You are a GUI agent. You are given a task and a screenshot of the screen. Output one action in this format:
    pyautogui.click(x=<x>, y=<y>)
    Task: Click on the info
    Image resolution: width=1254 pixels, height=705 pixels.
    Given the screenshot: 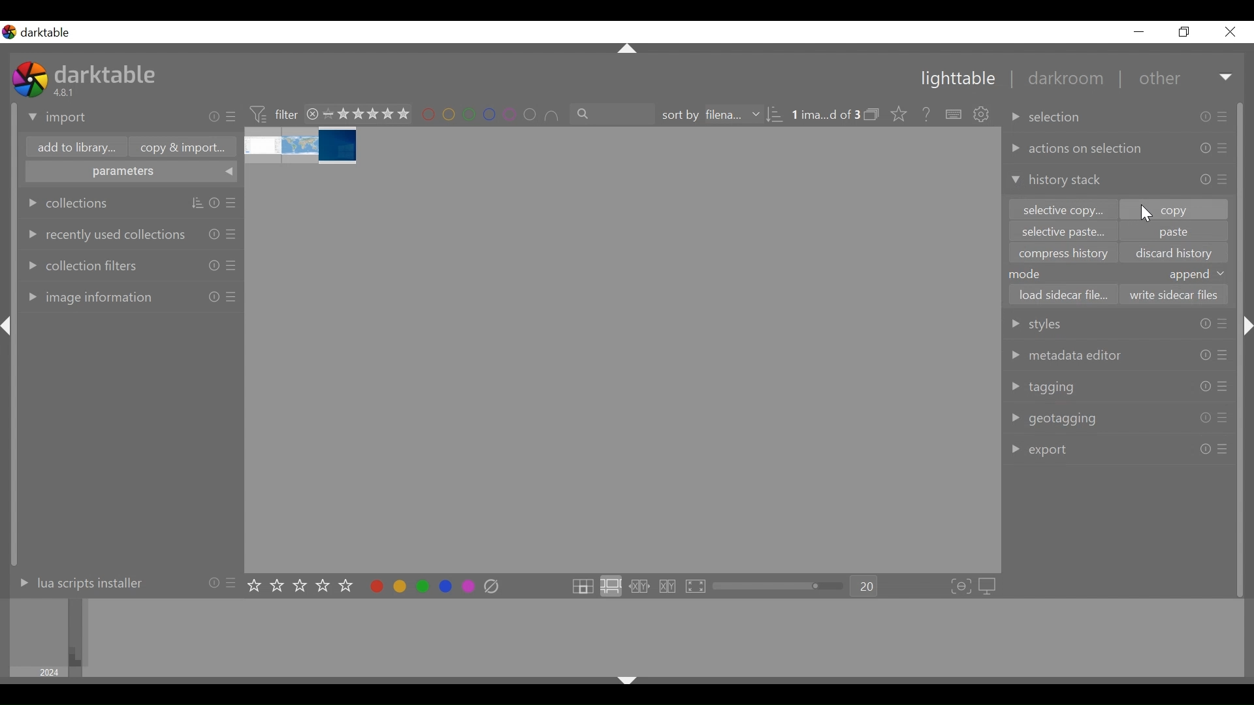 What is the action you would take?
    pyautogui.click(x=1204, y=180)
    